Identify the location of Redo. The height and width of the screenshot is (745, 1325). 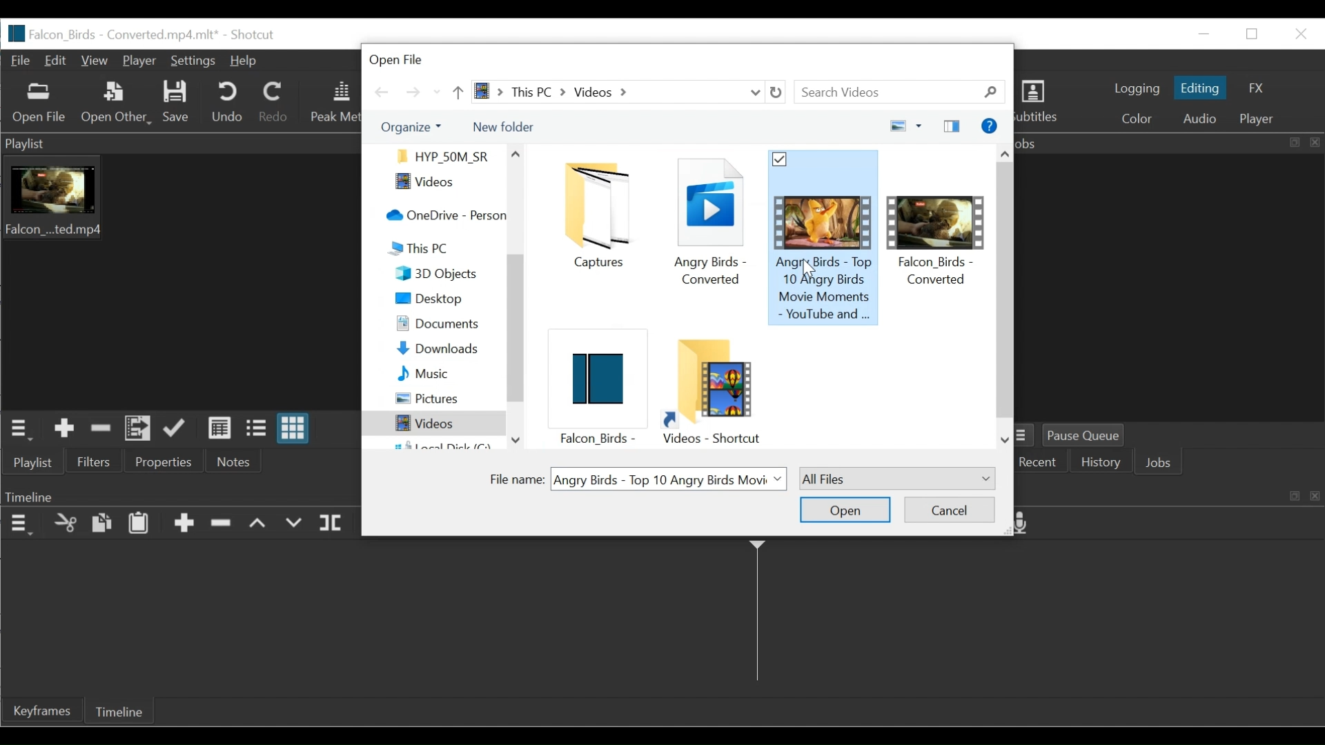
(275, 101).